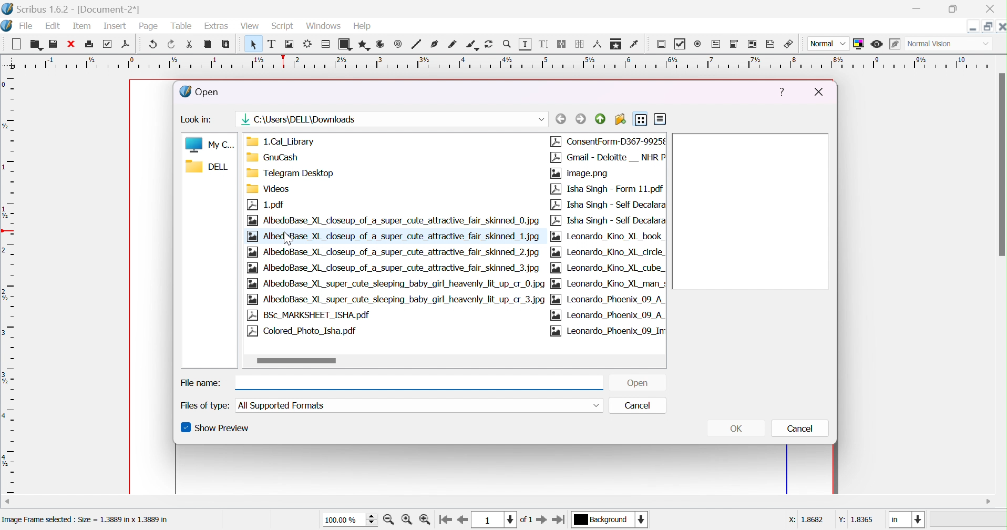  Describe the element at coordinates (639, 381) in the screenshot. I see `open` at that location.